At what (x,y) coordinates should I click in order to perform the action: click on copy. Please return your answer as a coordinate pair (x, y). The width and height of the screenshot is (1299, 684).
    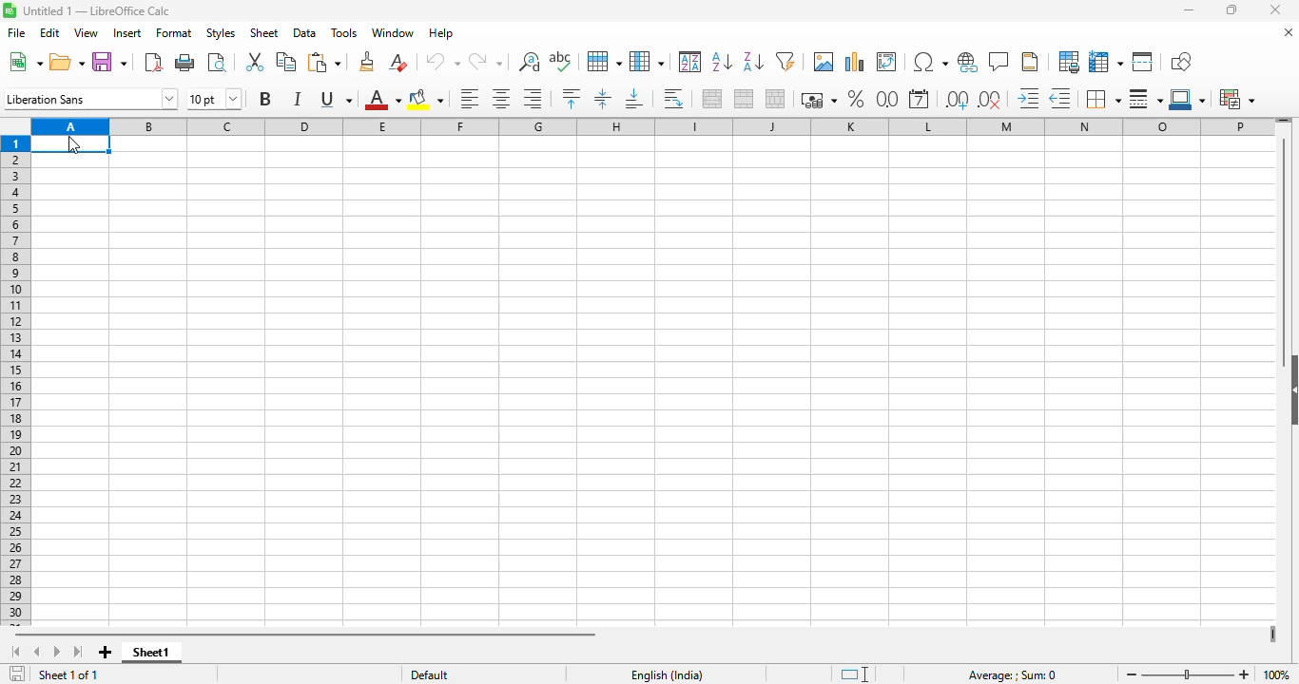
    Looking at the image, I should click on (286, 62).